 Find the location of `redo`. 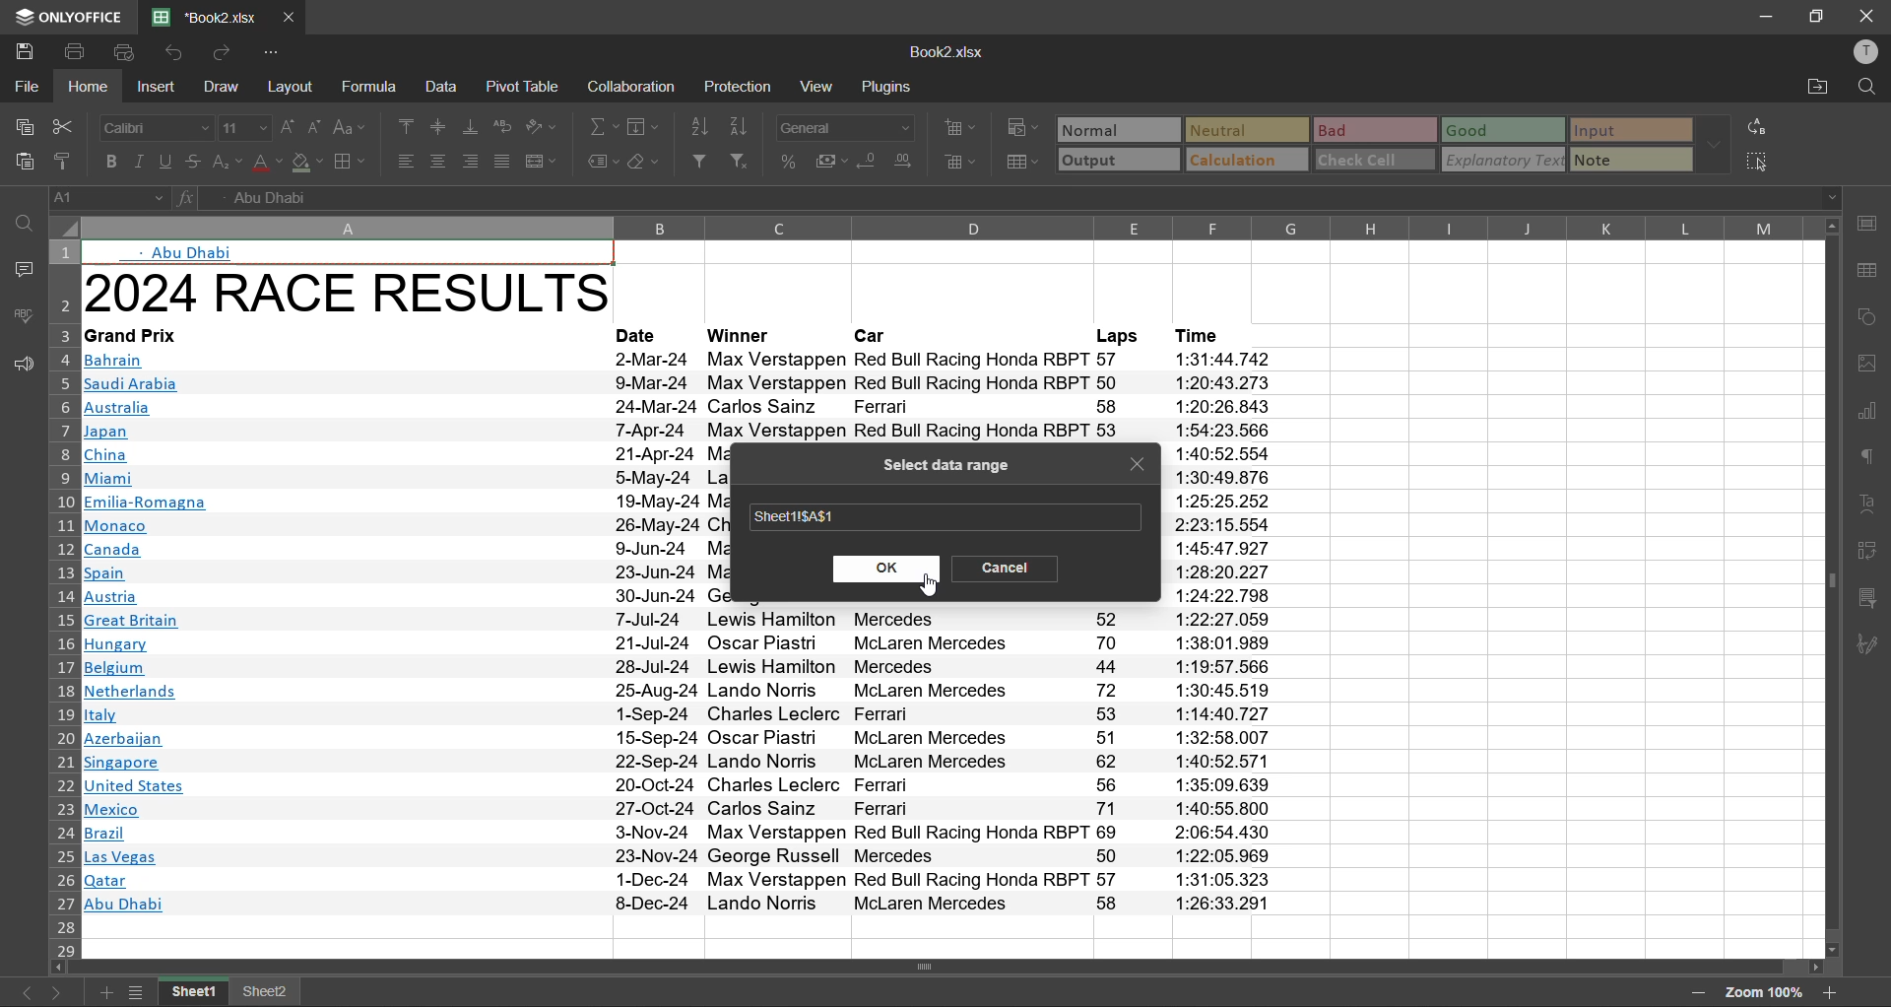

redo is located at coordinates (225, 52).